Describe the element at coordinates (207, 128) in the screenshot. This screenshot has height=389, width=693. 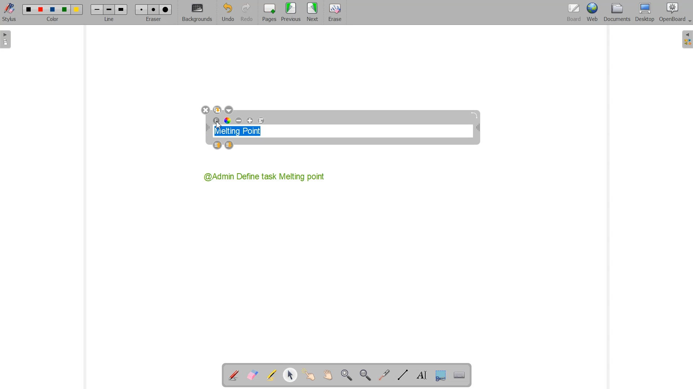
I see `Text box width adjuster` at that location.